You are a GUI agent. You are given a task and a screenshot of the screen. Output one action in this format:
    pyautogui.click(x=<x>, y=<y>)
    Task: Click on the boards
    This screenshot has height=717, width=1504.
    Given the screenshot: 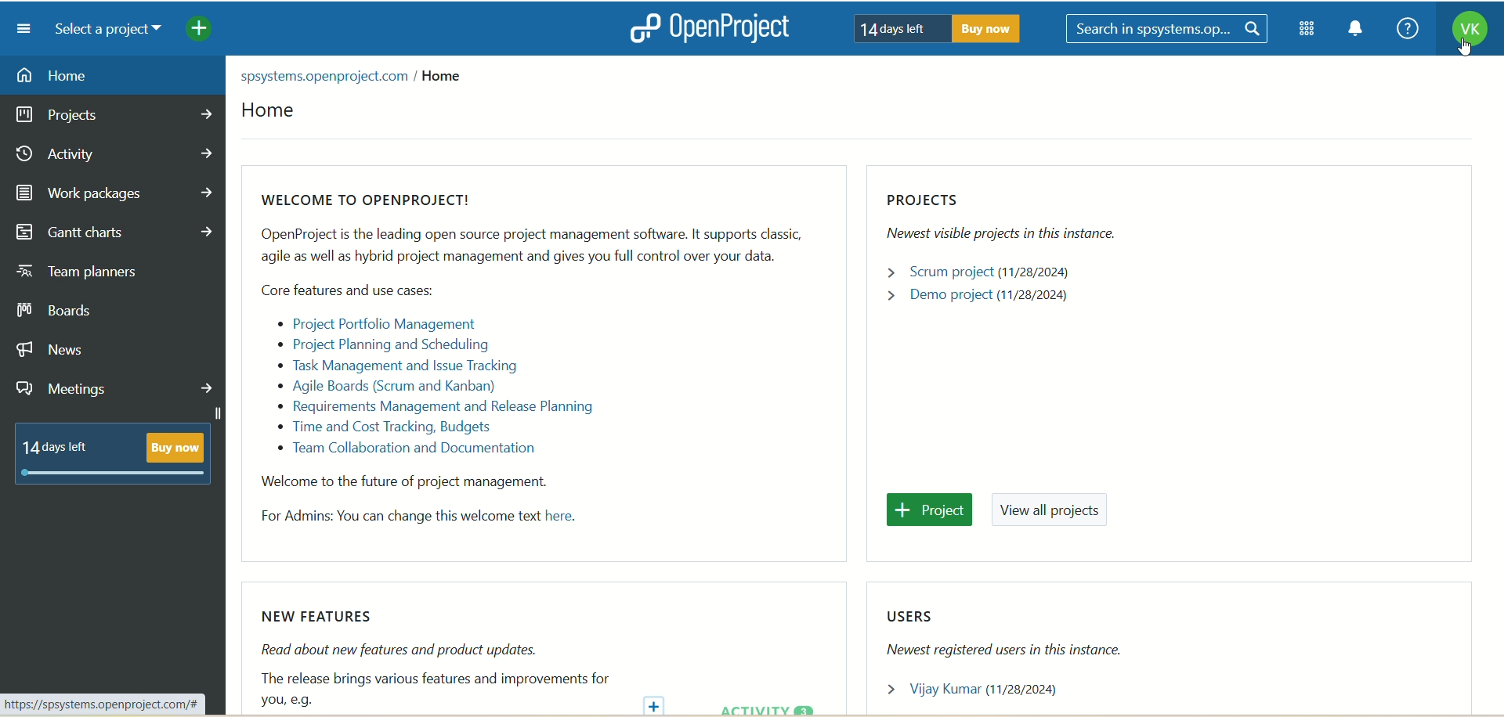 What is the action you would take?
    pyautogui.click(x=64, y=310)
    